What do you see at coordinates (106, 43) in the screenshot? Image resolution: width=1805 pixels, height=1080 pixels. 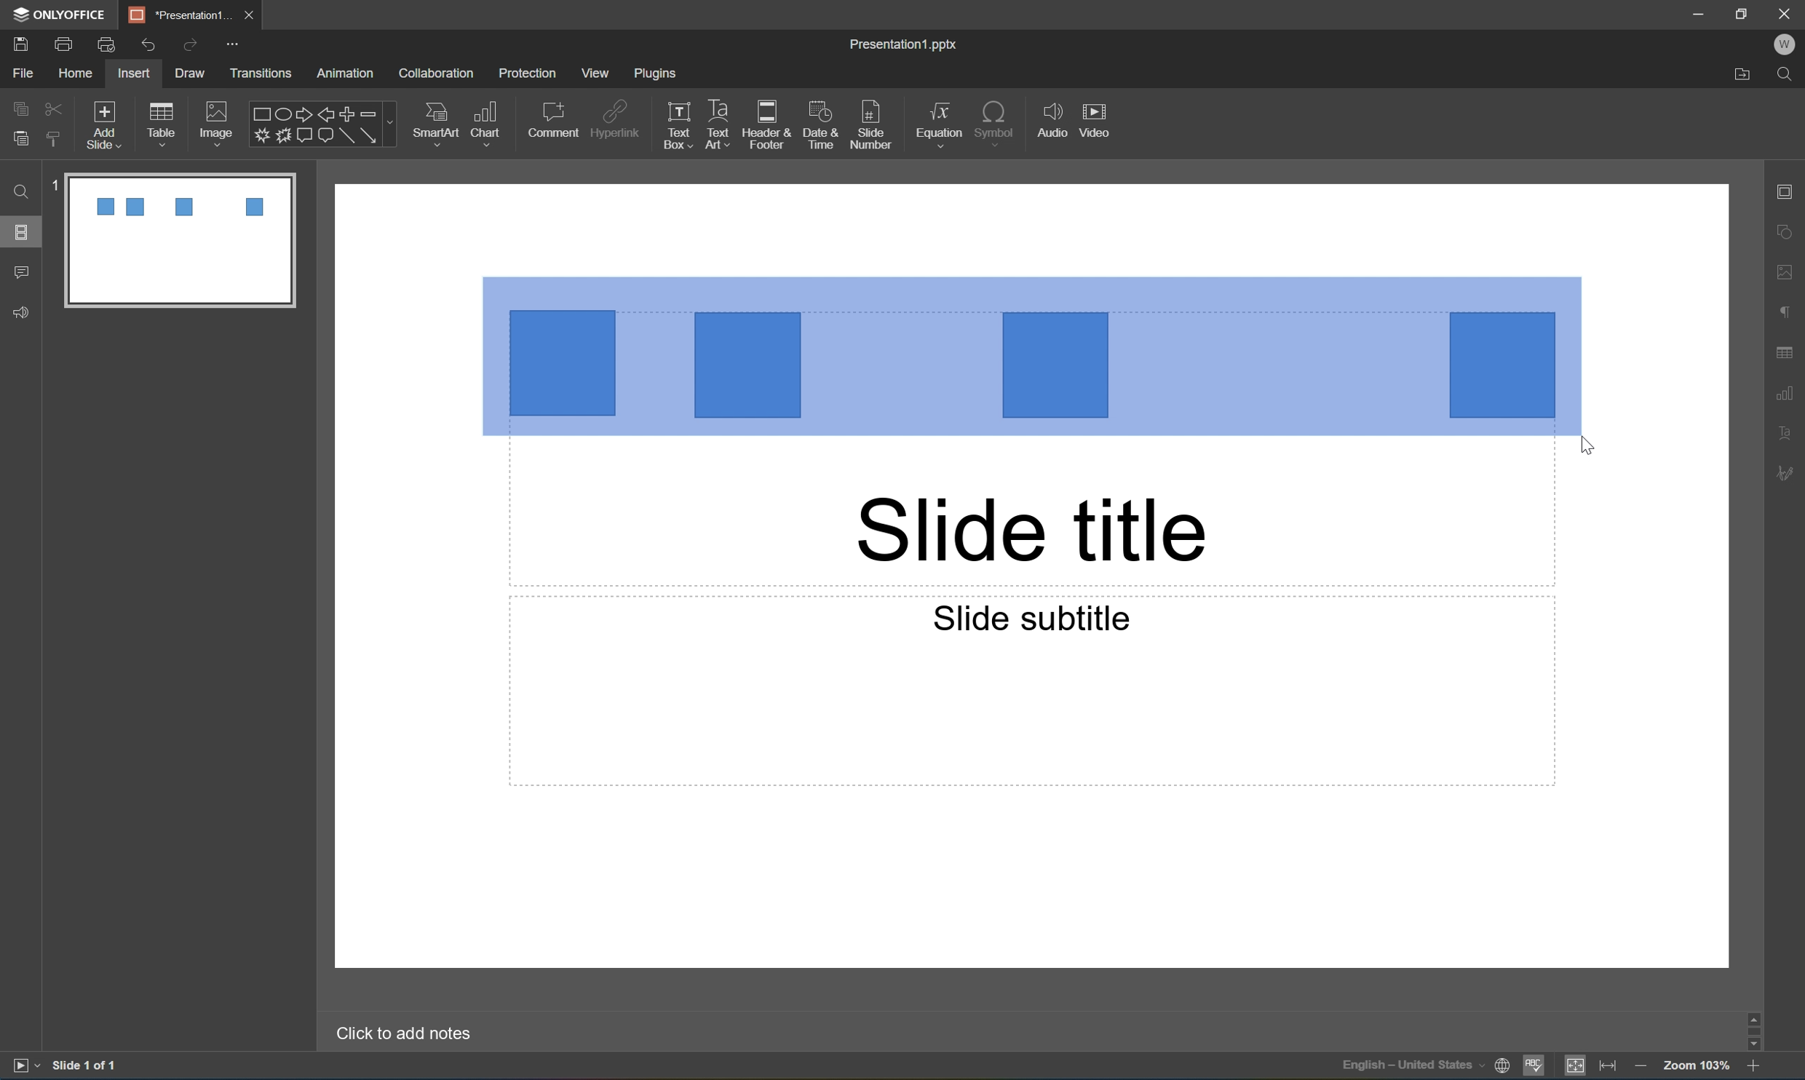 I see `quick print` at bounding box center [106, 43].